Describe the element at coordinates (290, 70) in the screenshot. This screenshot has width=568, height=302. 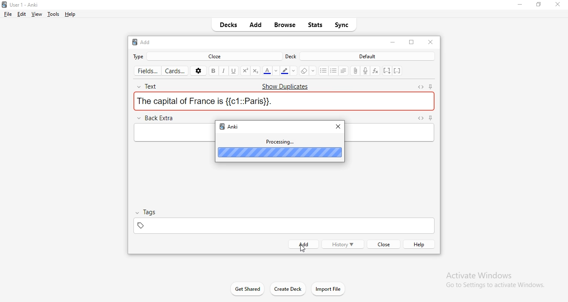
I see `font color` at that location.